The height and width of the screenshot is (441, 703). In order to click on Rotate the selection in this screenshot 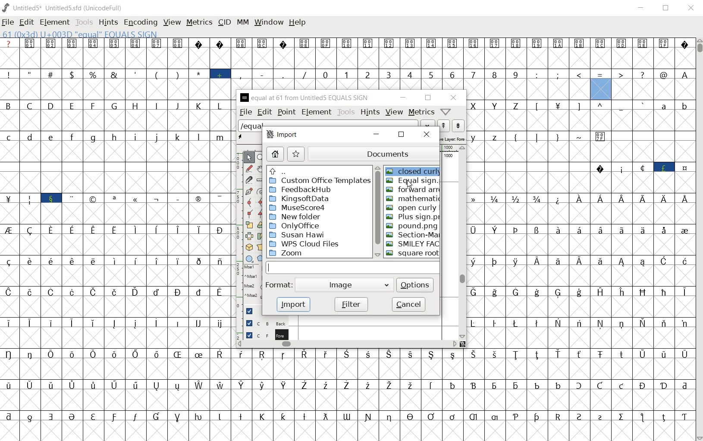, I will do `click(261, 226)`.